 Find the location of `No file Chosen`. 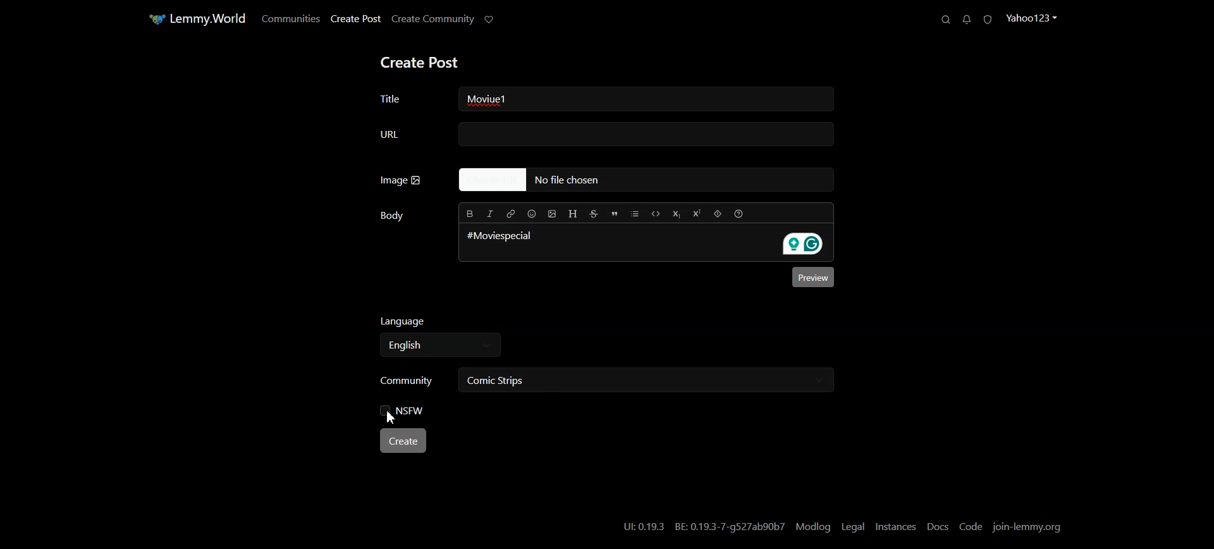

No file Chosen is located at coordinates (639, 180).